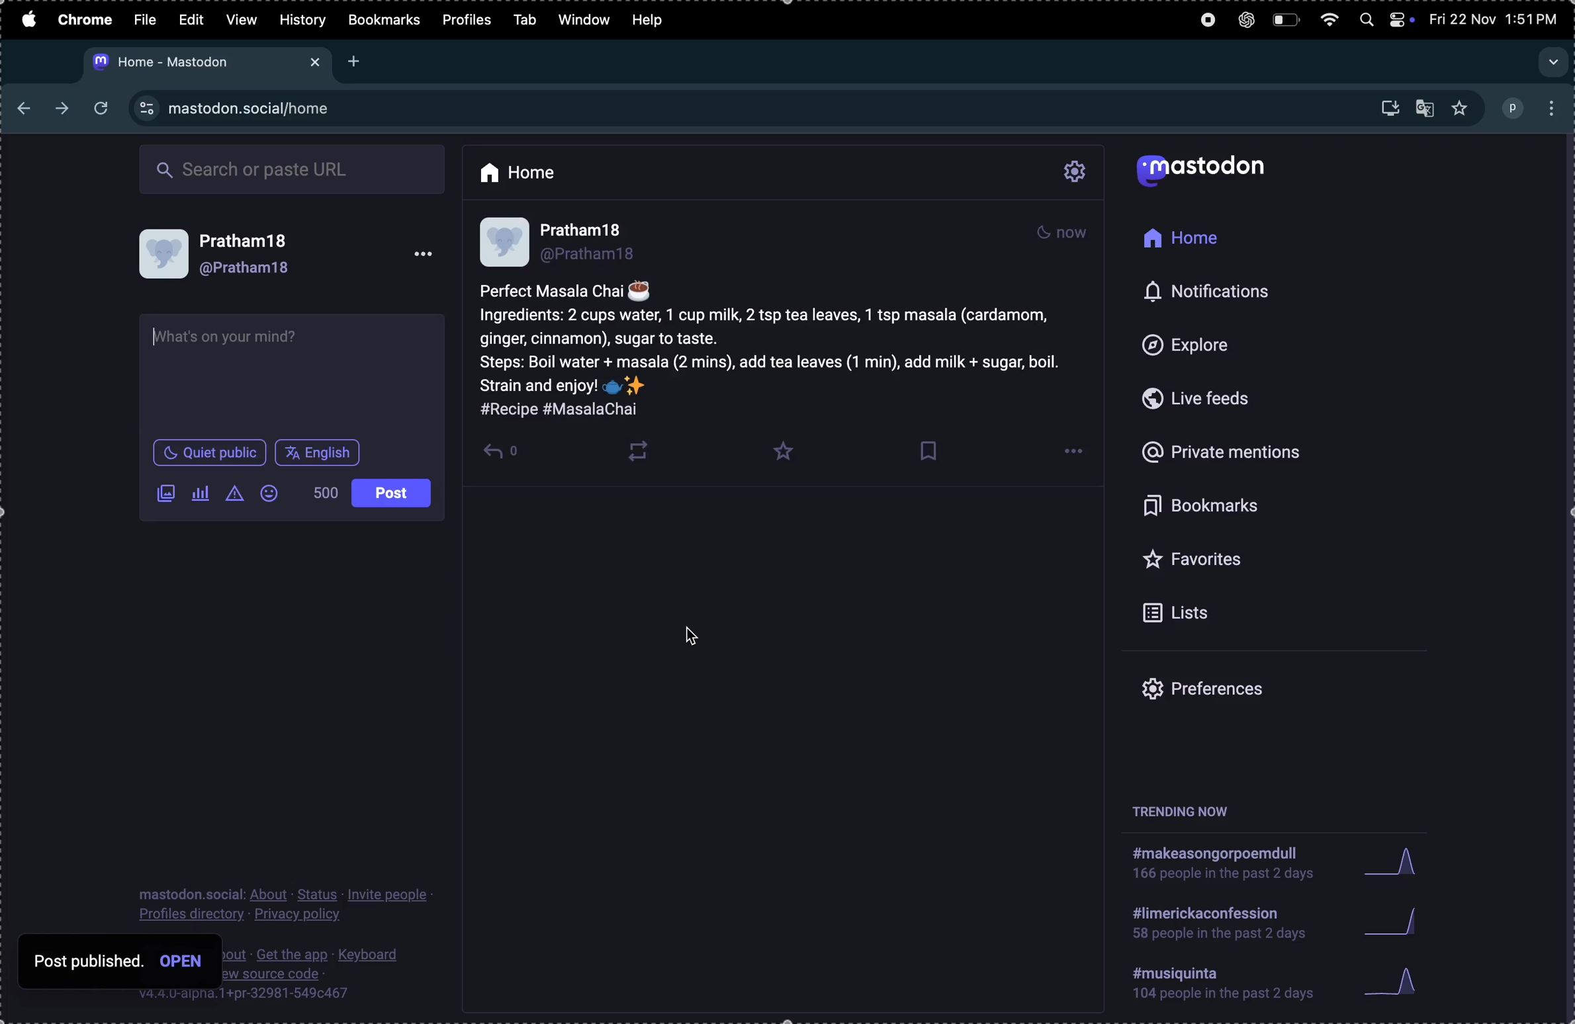 The image size is (1575, 1024). I want to click on V.4.4. U-alpha, so click(178, 996).